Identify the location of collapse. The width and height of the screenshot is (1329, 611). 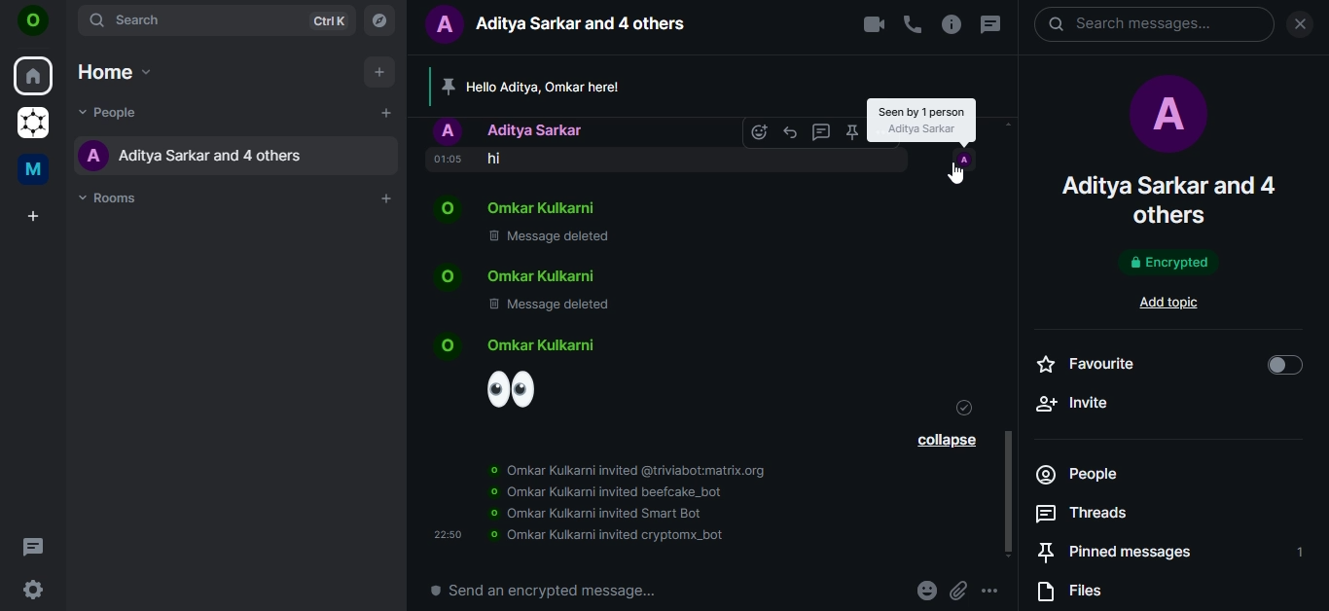
(941, 440).